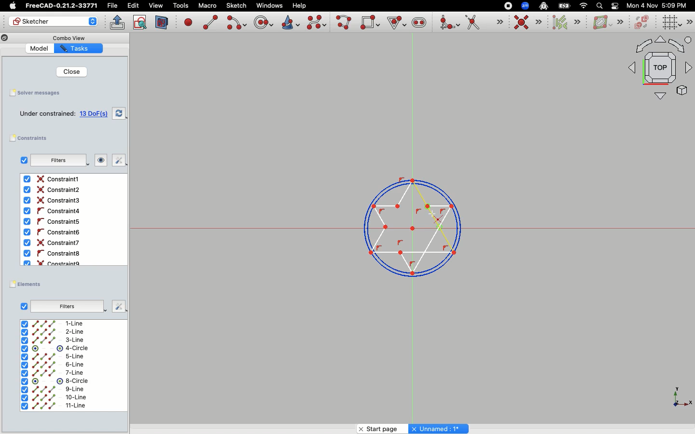 The image size is (695, 434). What do you see at coordinates (54, 22) in the screenshot?
I see `Sketcher` at bounding box center [54, 22].